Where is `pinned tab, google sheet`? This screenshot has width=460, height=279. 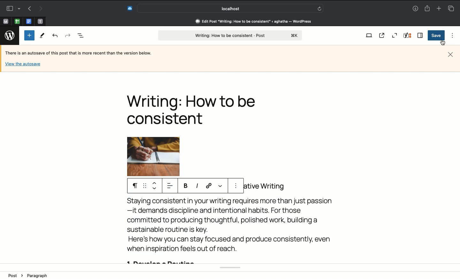
pinned tab, google sheet is located at coordinates (17, 20).